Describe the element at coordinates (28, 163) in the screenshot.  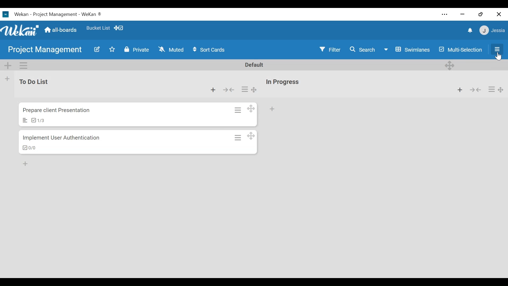
I see `add` at that location.